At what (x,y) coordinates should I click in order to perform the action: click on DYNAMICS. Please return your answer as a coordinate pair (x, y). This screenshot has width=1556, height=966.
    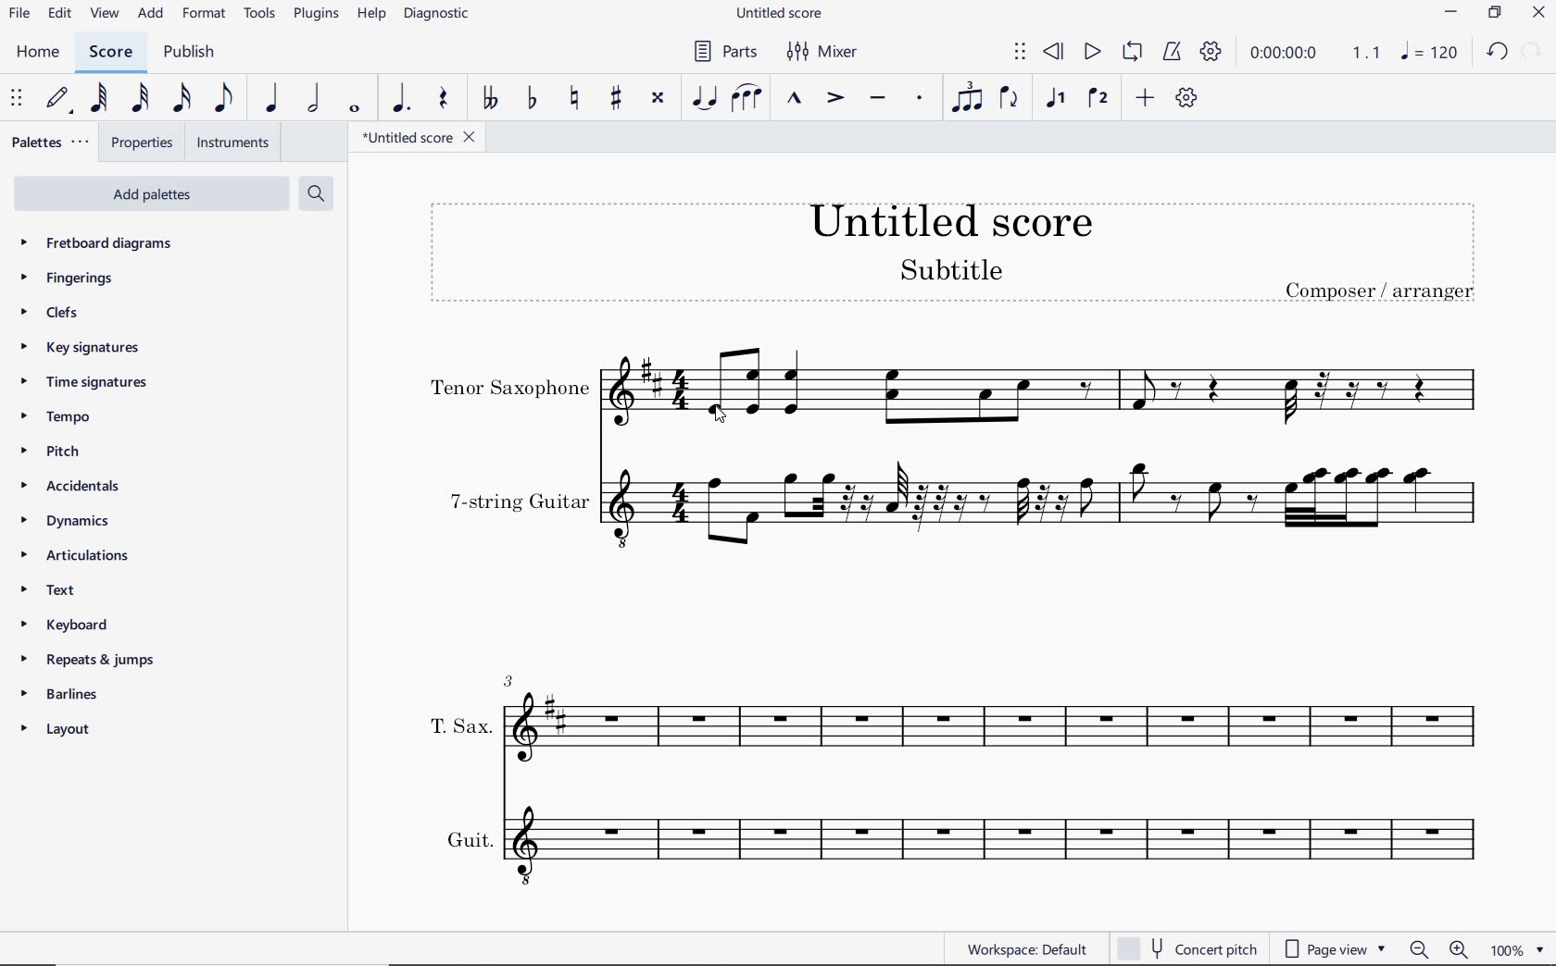
    Looking at the image, I should click on (61, 521).